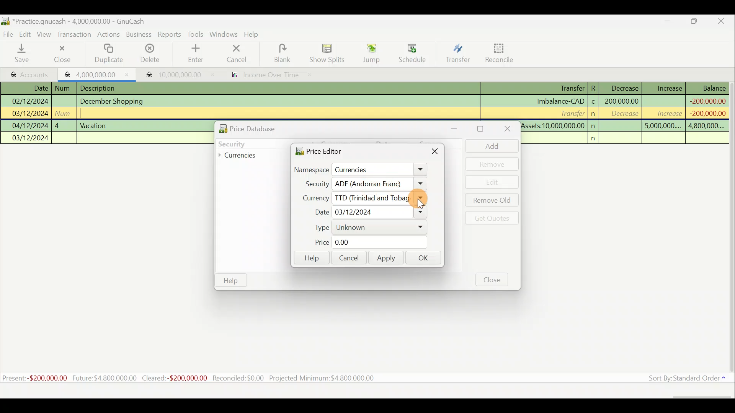 The height and width of the screenshot is (413, 735). I want to click on n, so click(594, 126).